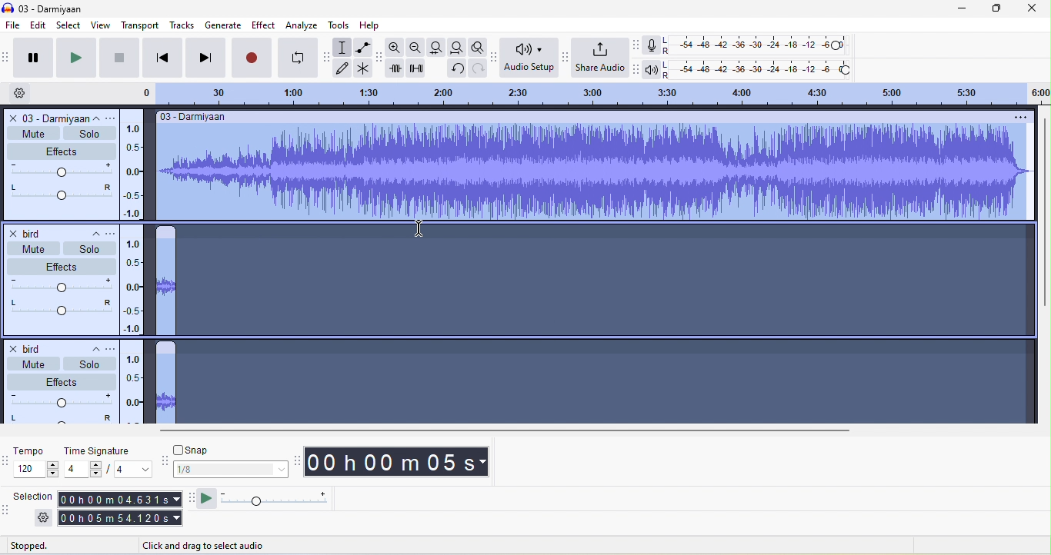 The height and width of the screenshot is (555, 1051). Describe the element at coordinates (224, 24) in the screenshot. I see `generate` at that location.